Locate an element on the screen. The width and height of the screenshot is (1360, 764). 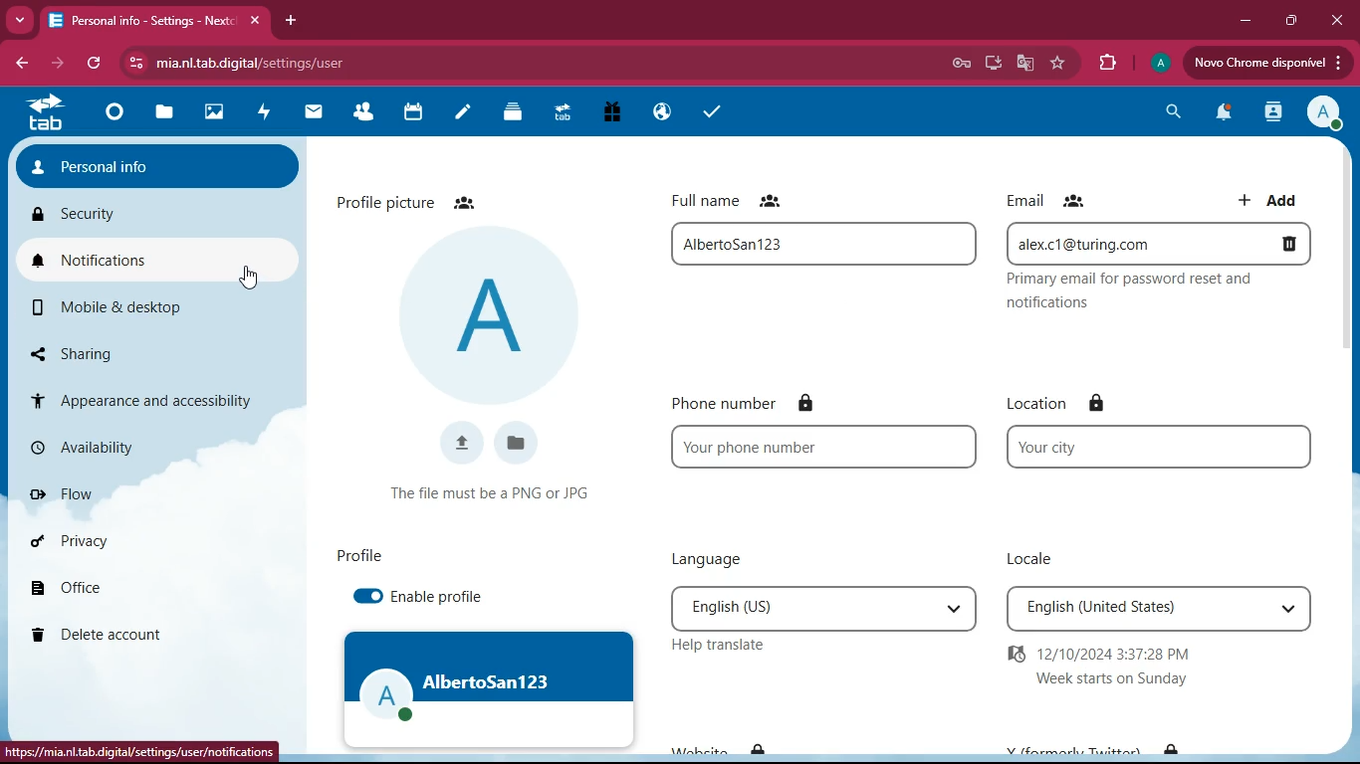
help is located at coordinates (739, 648).